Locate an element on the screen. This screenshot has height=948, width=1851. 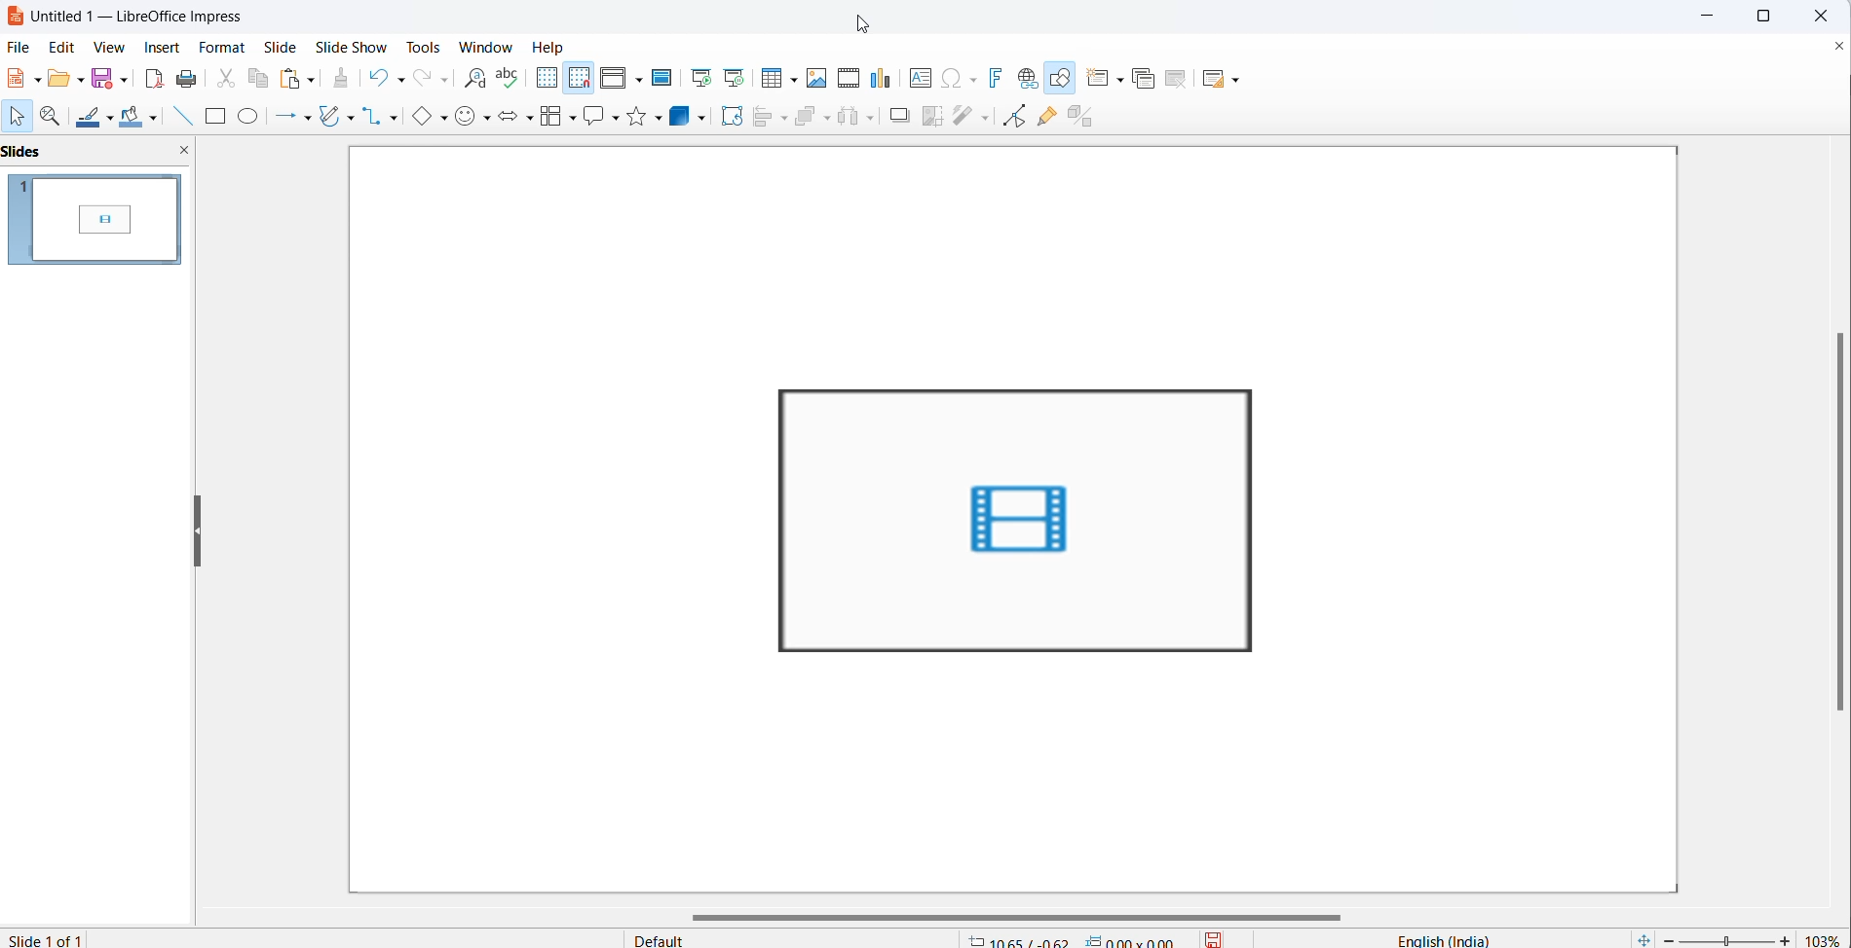
insert hyperlink is located at coordinates (1031, 79).